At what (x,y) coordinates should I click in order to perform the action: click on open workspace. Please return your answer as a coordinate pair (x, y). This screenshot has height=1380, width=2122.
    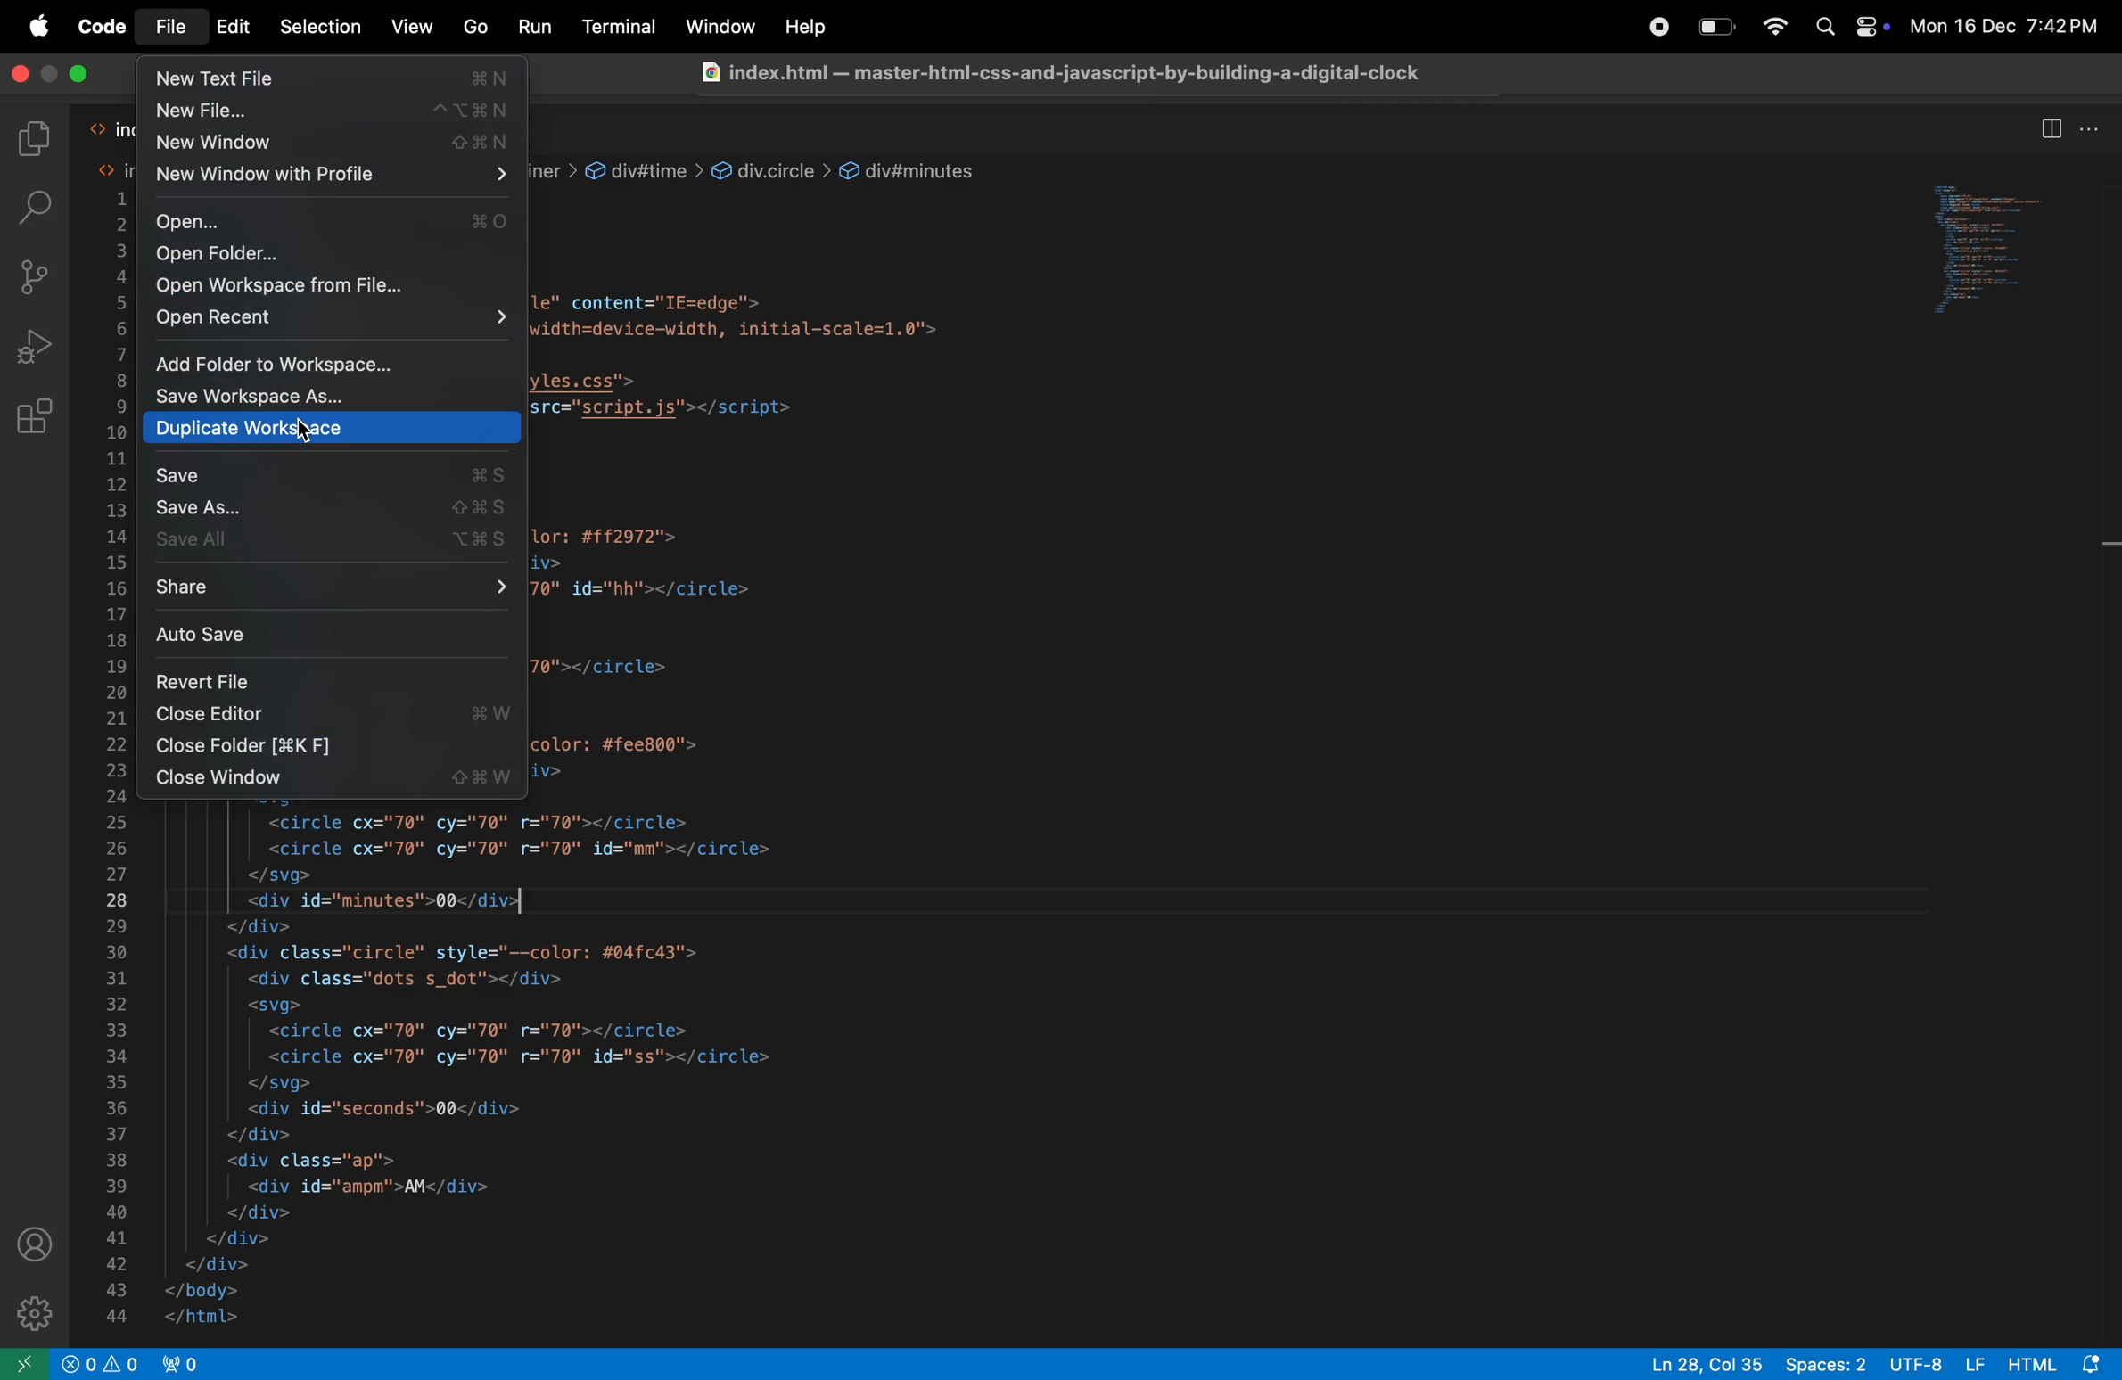
    Looking at the image, I should click on (326, 289).